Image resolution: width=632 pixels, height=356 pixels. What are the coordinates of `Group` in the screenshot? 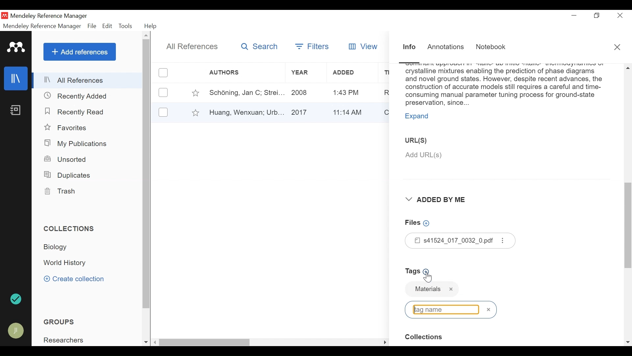 It's located at (66, 340).